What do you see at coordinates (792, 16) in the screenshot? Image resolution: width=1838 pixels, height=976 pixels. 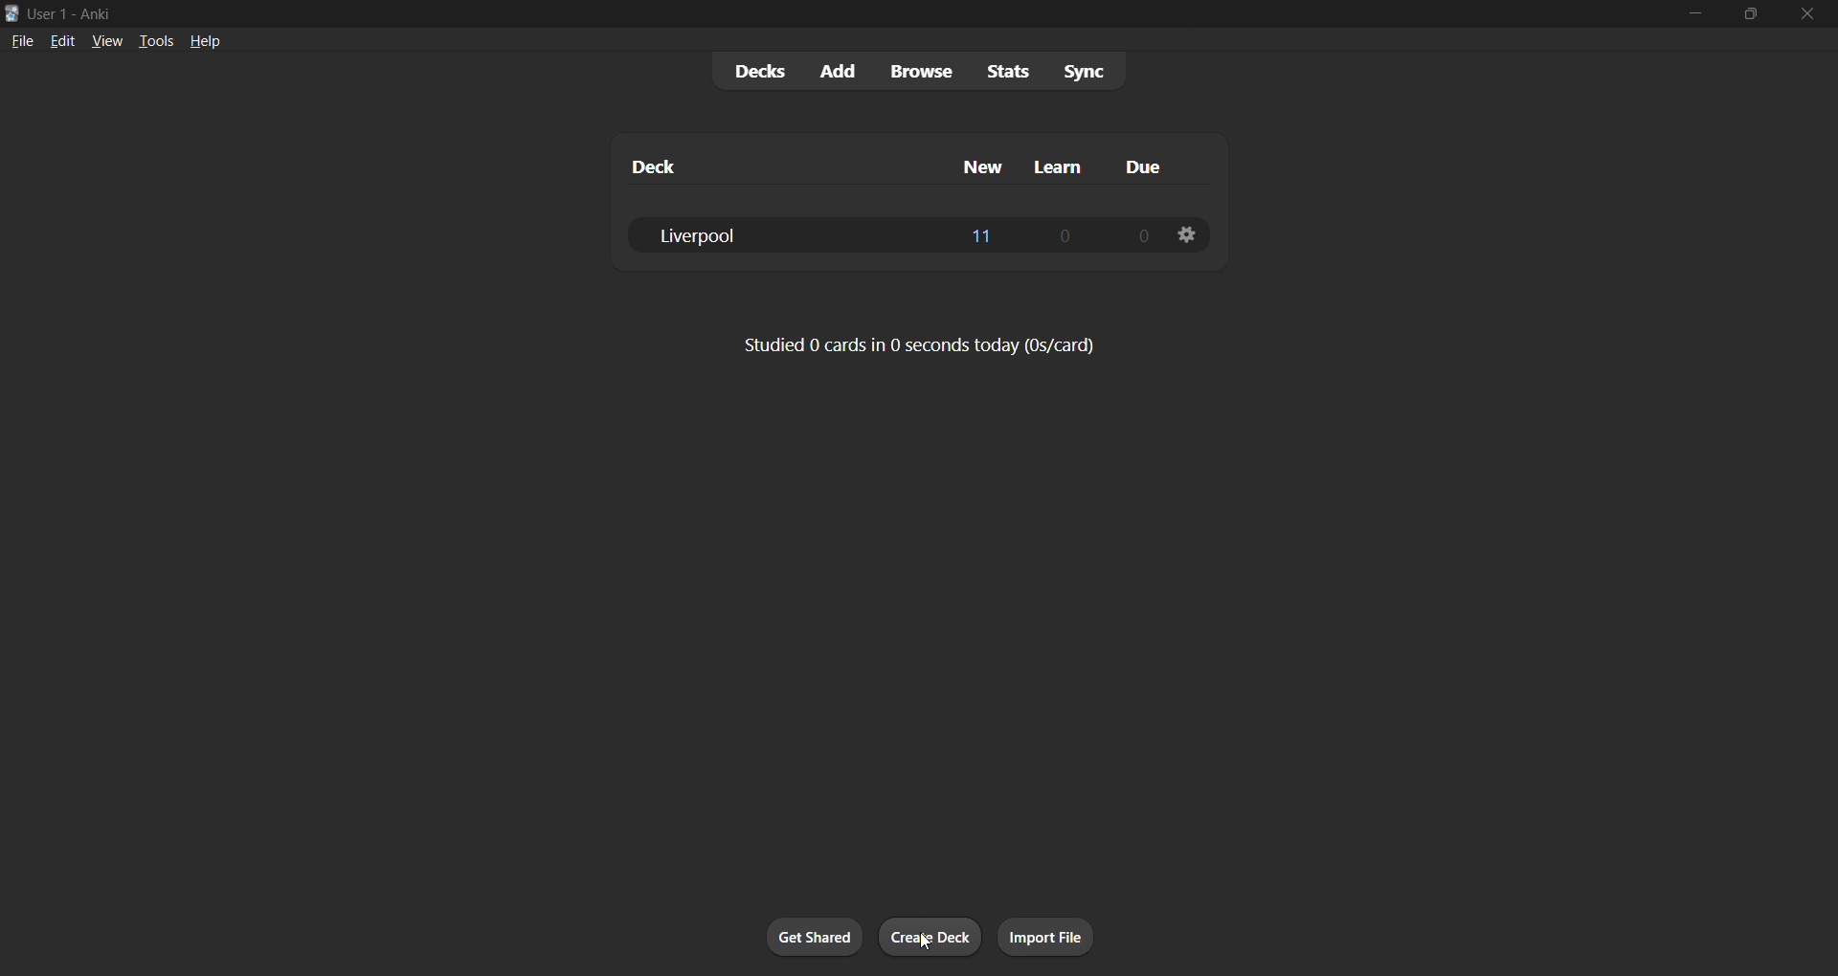 I see `title bar` at bounding box center [792, 16].